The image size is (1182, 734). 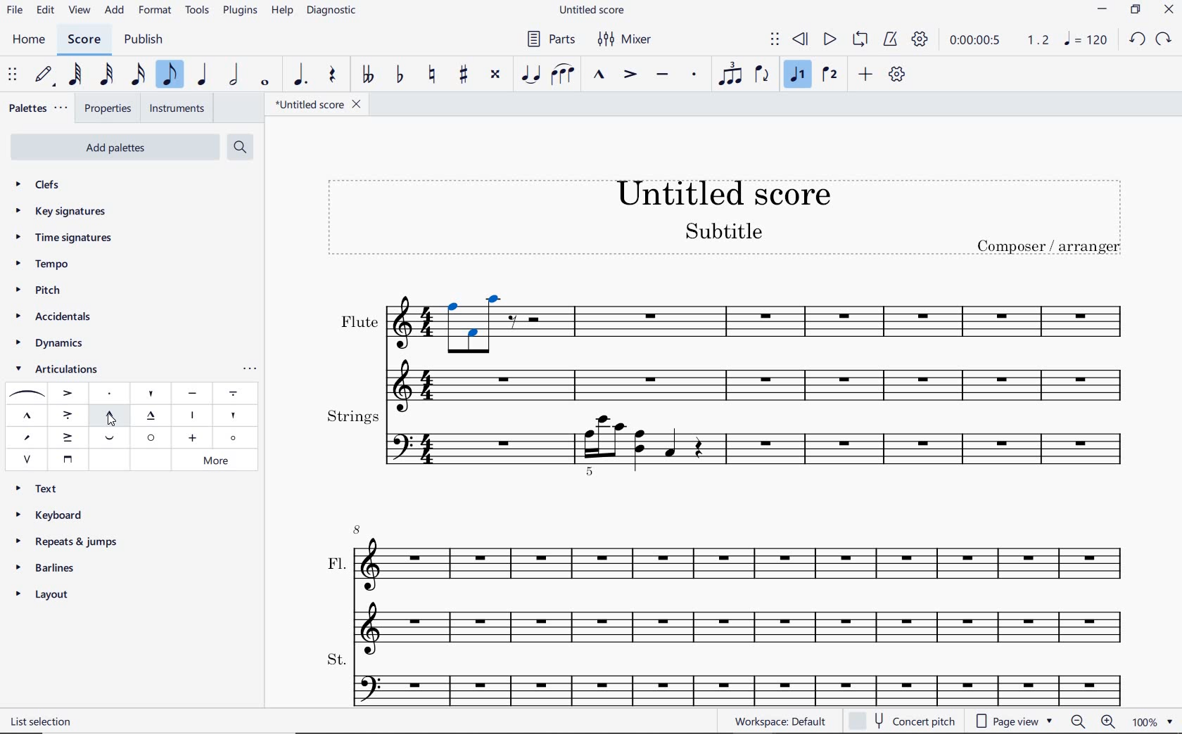 I want to click on palettes, so click(x=39, y=107).